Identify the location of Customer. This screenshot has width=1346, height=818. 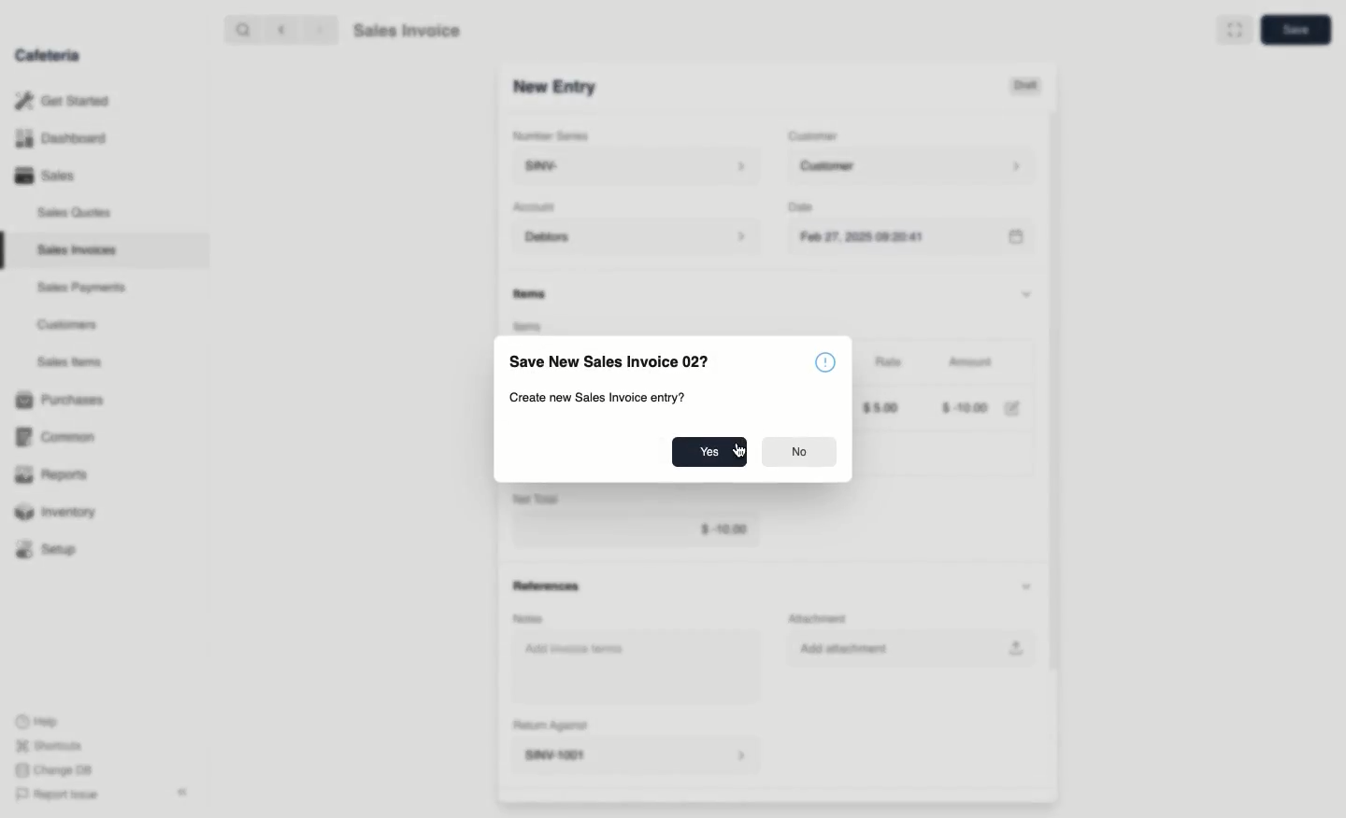
(917, 167).